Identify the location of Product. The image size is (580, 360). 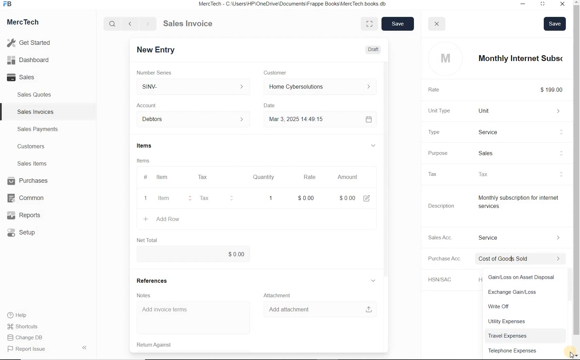
(524, 132).